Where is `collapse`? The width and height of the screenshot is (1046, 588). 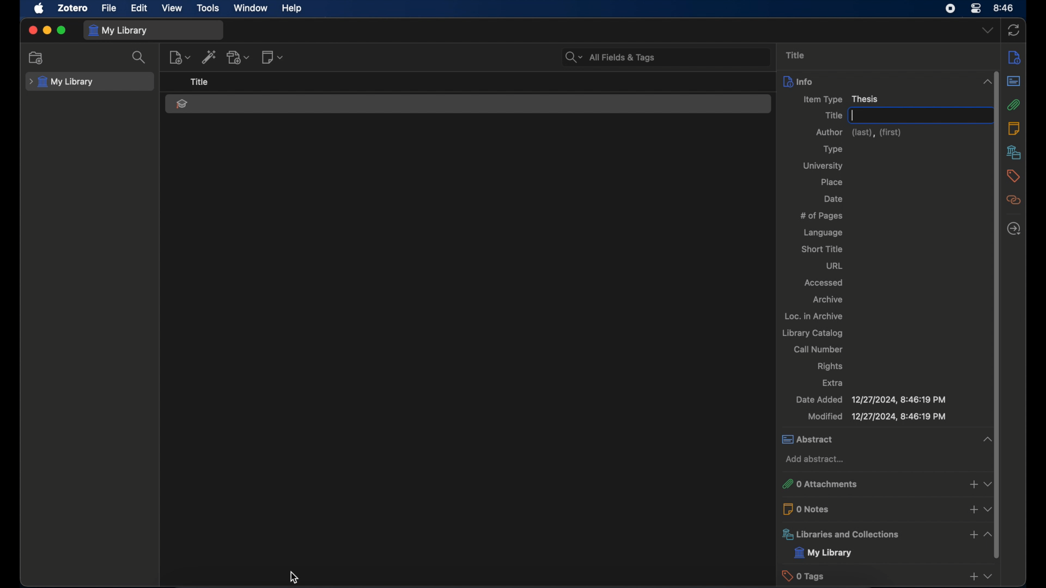 collapse is located at coordinates (988, 534).